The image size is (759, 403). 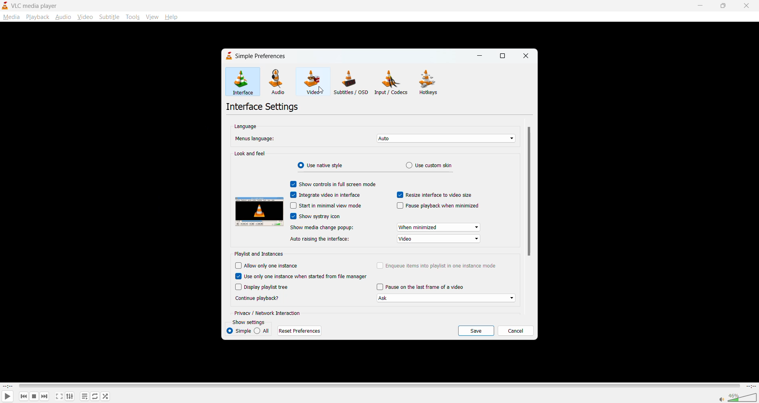 What do you see at coordinates (750, 386) in the screenshot?
I see `total track time` at bounding box center [750, 386].